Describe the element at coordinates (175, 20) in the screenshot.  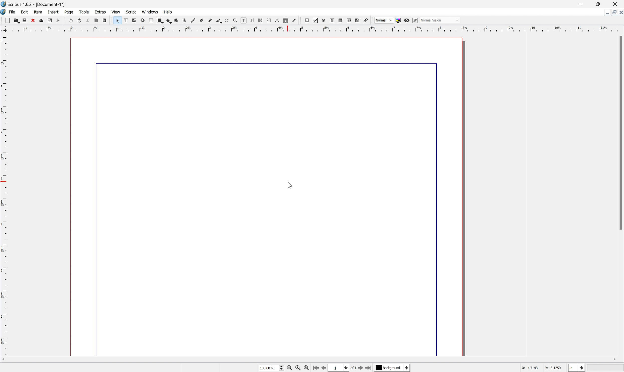
I see `arc` at that location.